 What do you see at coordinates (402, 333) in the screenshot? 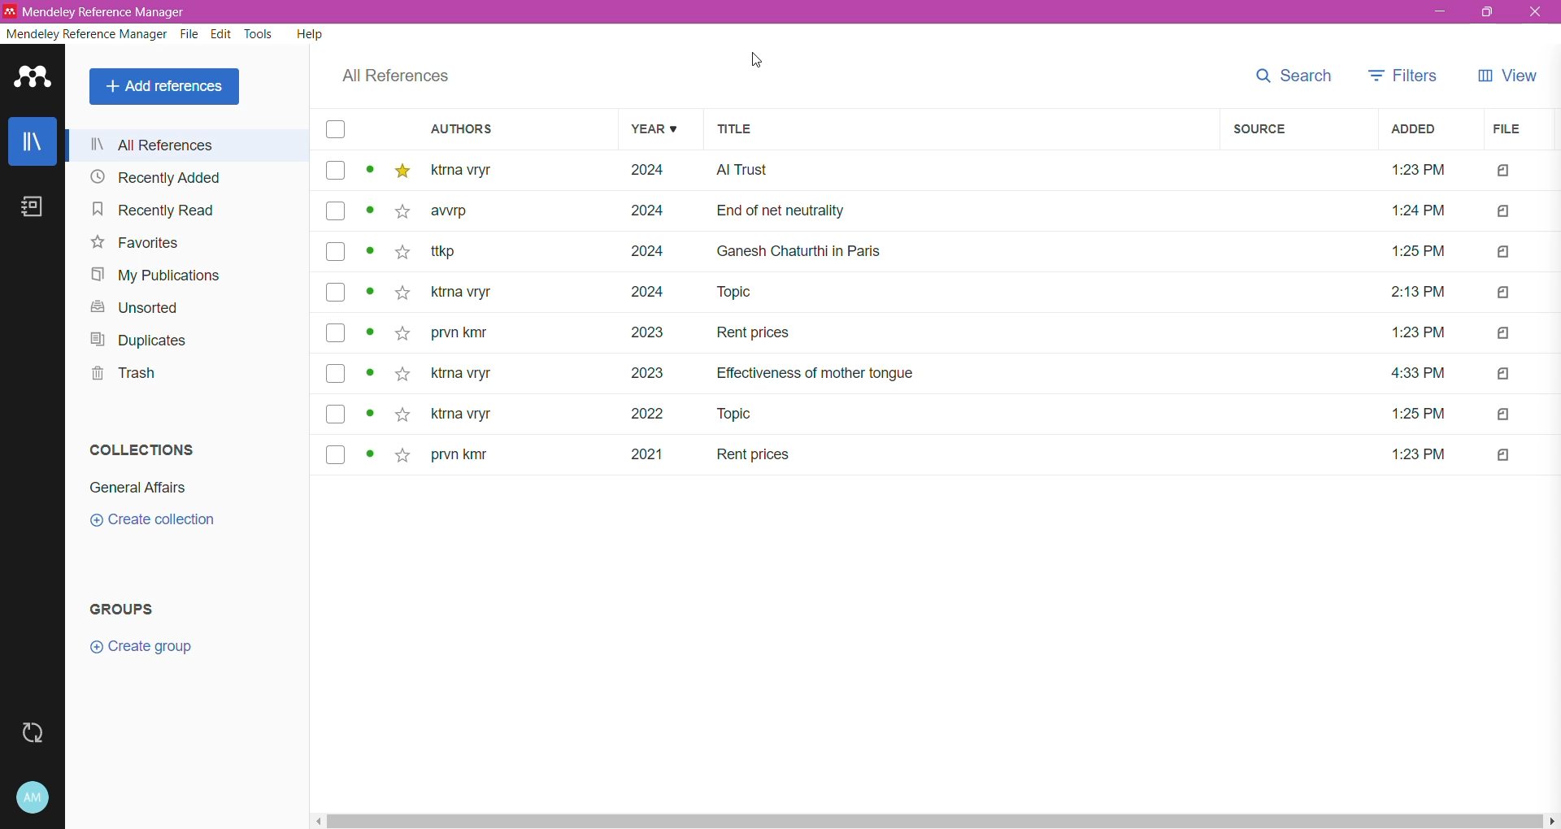
I see `favorited` at bounding box center [402, 333].